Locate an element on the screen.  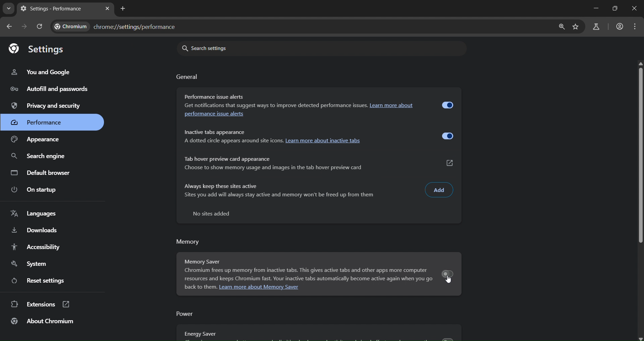
inactive tabs appearance is located at coordinates (215, 132).